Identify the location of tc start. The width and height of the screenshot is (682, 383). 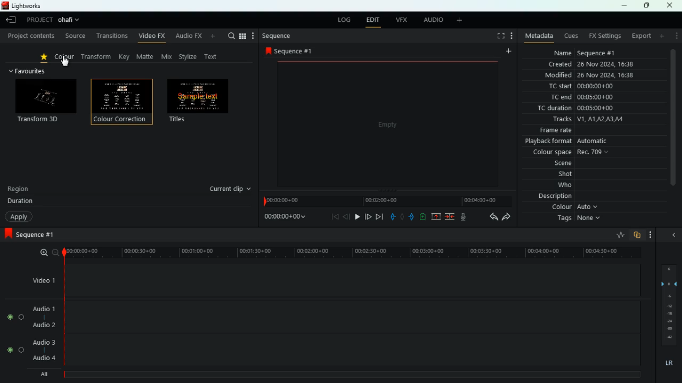
(591, 87).